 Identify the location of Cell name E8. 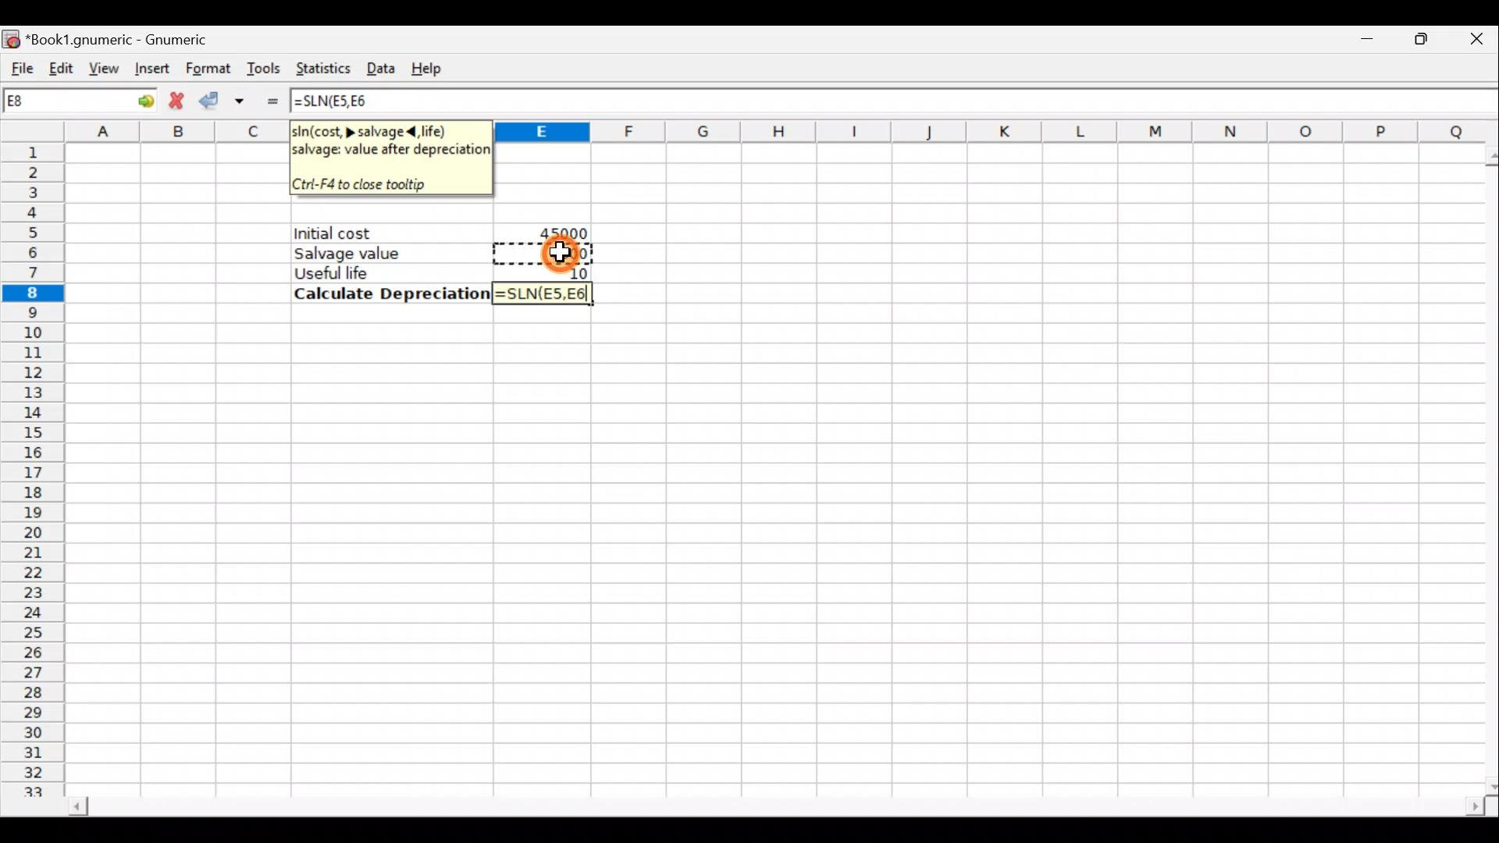
(52, 104).